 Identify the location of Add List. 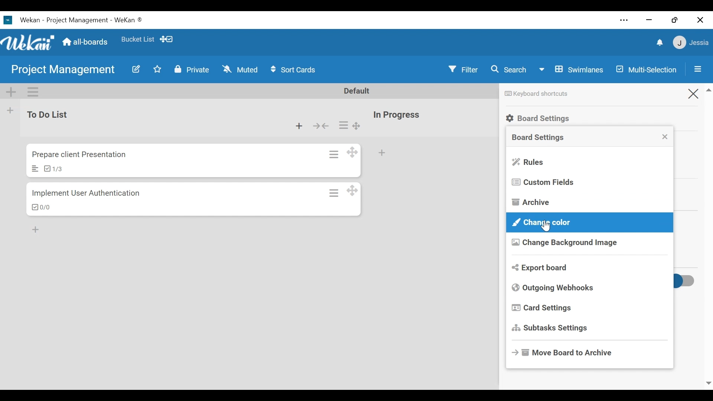
(10, 111).